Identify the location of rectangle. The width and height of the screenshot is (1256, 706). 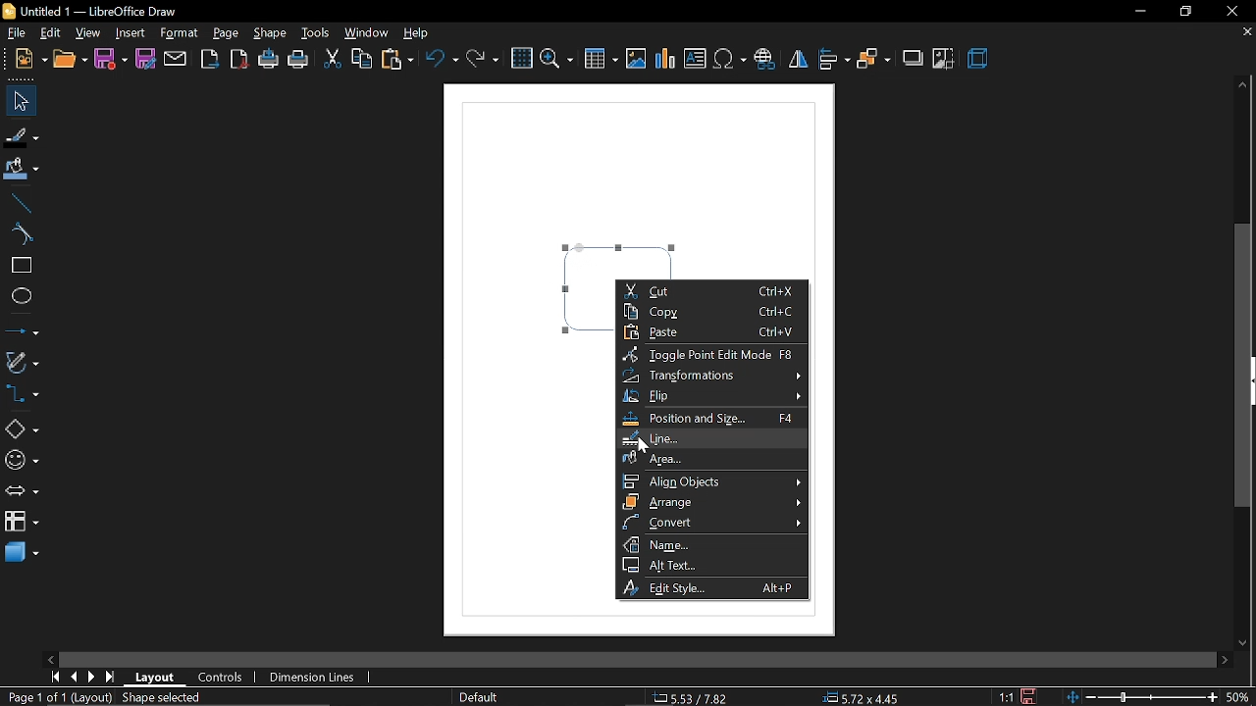
(23, 265).